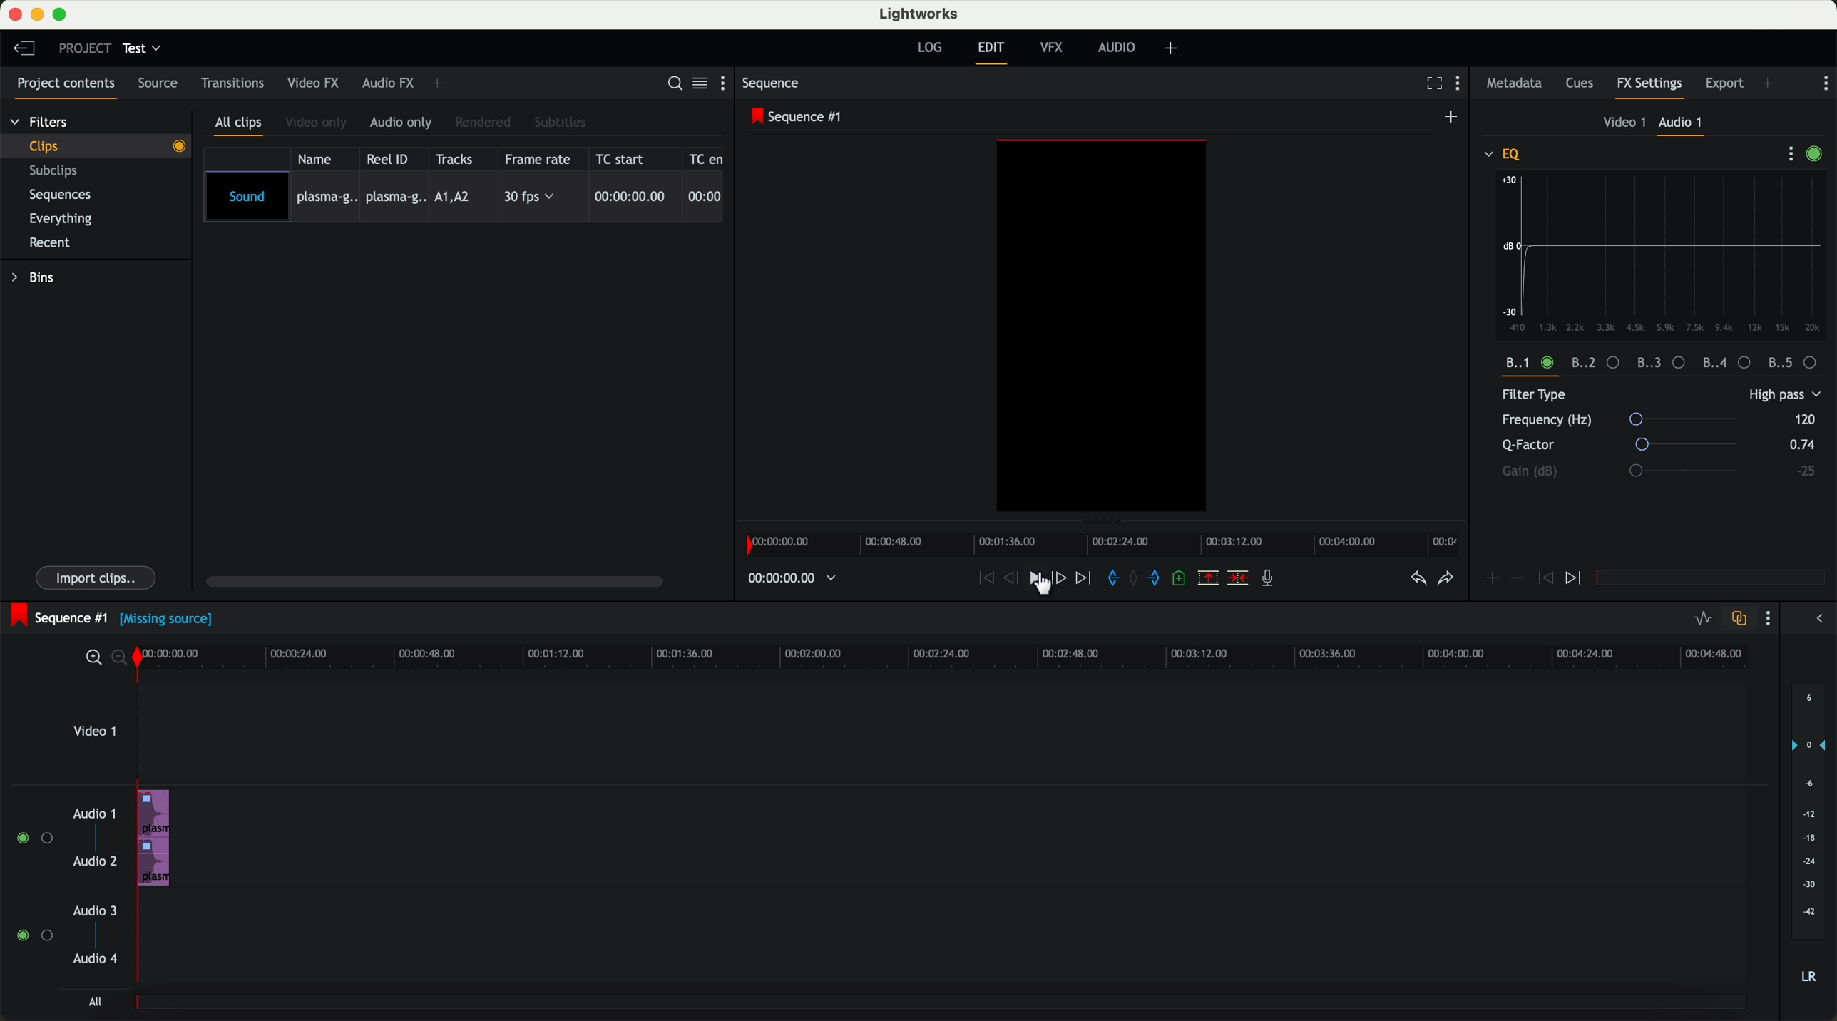 This screenshot has width=1837, height=1021. I want to click on Q-Factor, so click(1623, 445).